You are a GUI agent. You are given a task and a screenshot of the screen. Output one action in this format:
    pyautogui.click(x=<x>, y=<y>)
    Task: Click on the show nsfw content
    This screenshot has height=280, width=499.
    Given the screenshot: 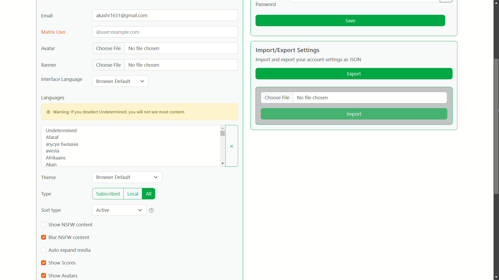 What is the action you would take?
    pyautogui.click(x=72, y=224)
    